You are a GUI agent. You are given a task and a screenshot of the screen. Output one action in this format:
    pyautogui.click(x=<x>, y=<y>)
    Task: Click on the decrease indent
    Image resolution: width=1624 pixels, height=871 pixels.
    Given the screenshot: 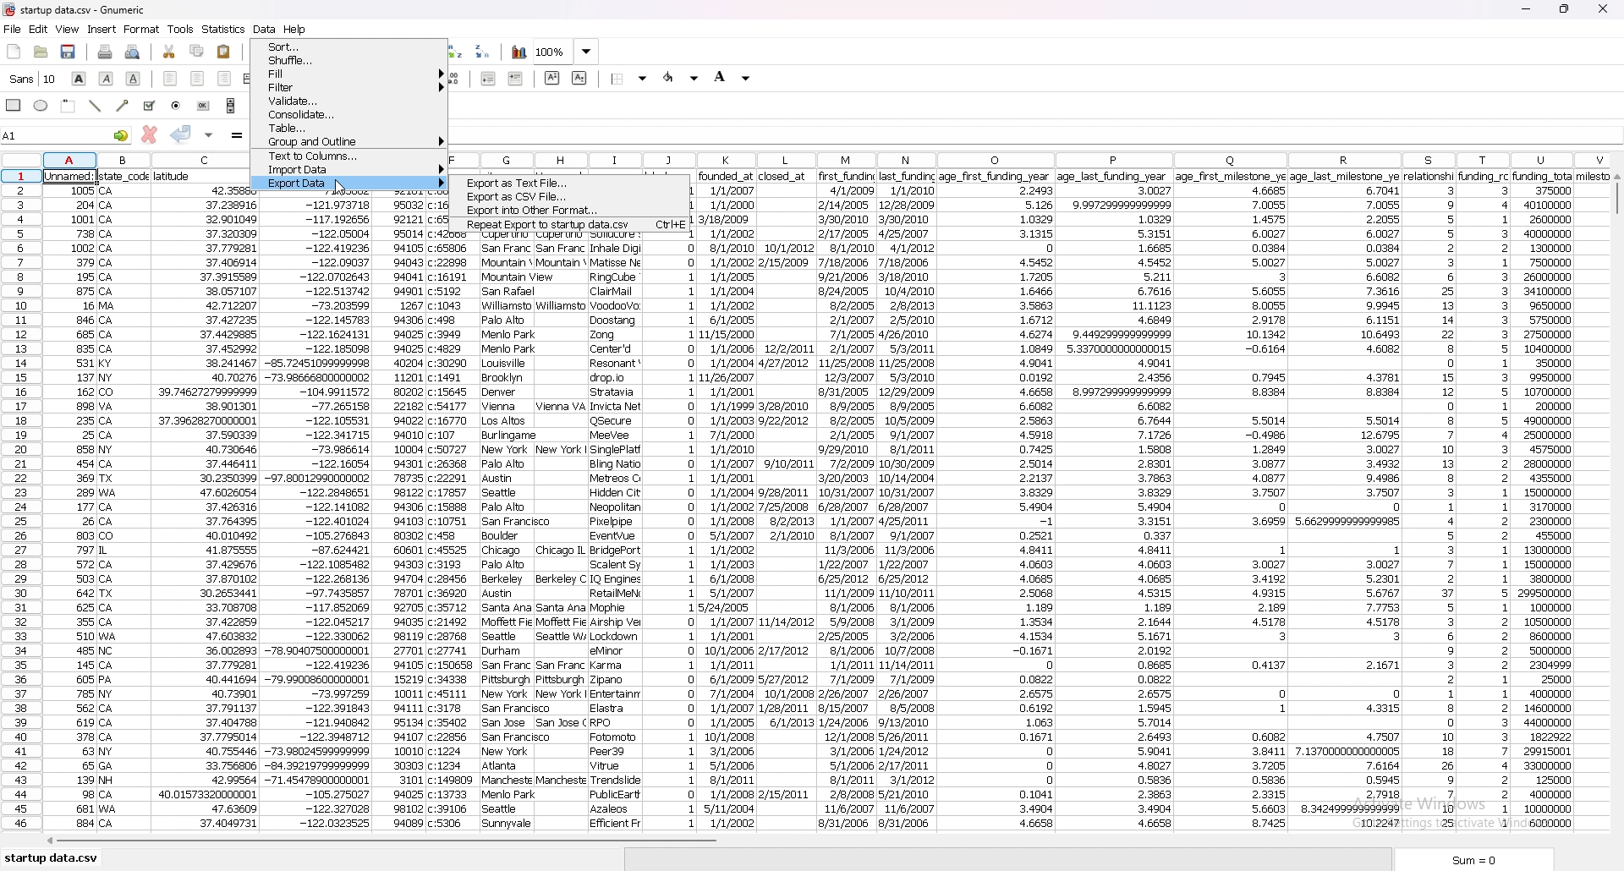 What is the action you would take?
    pyautogui.click(x=491, y=78)
    